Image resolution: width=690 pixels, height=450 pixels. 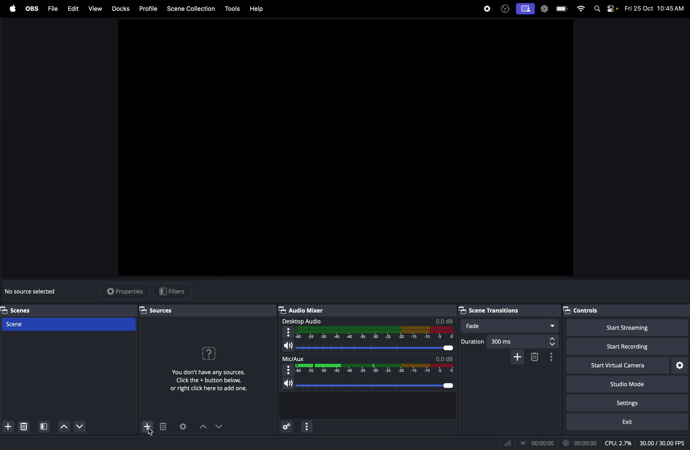 What do you see at coordinates (613, 9) in the screenshot?
I see `apple widgets` at bounding box center [613, 9].